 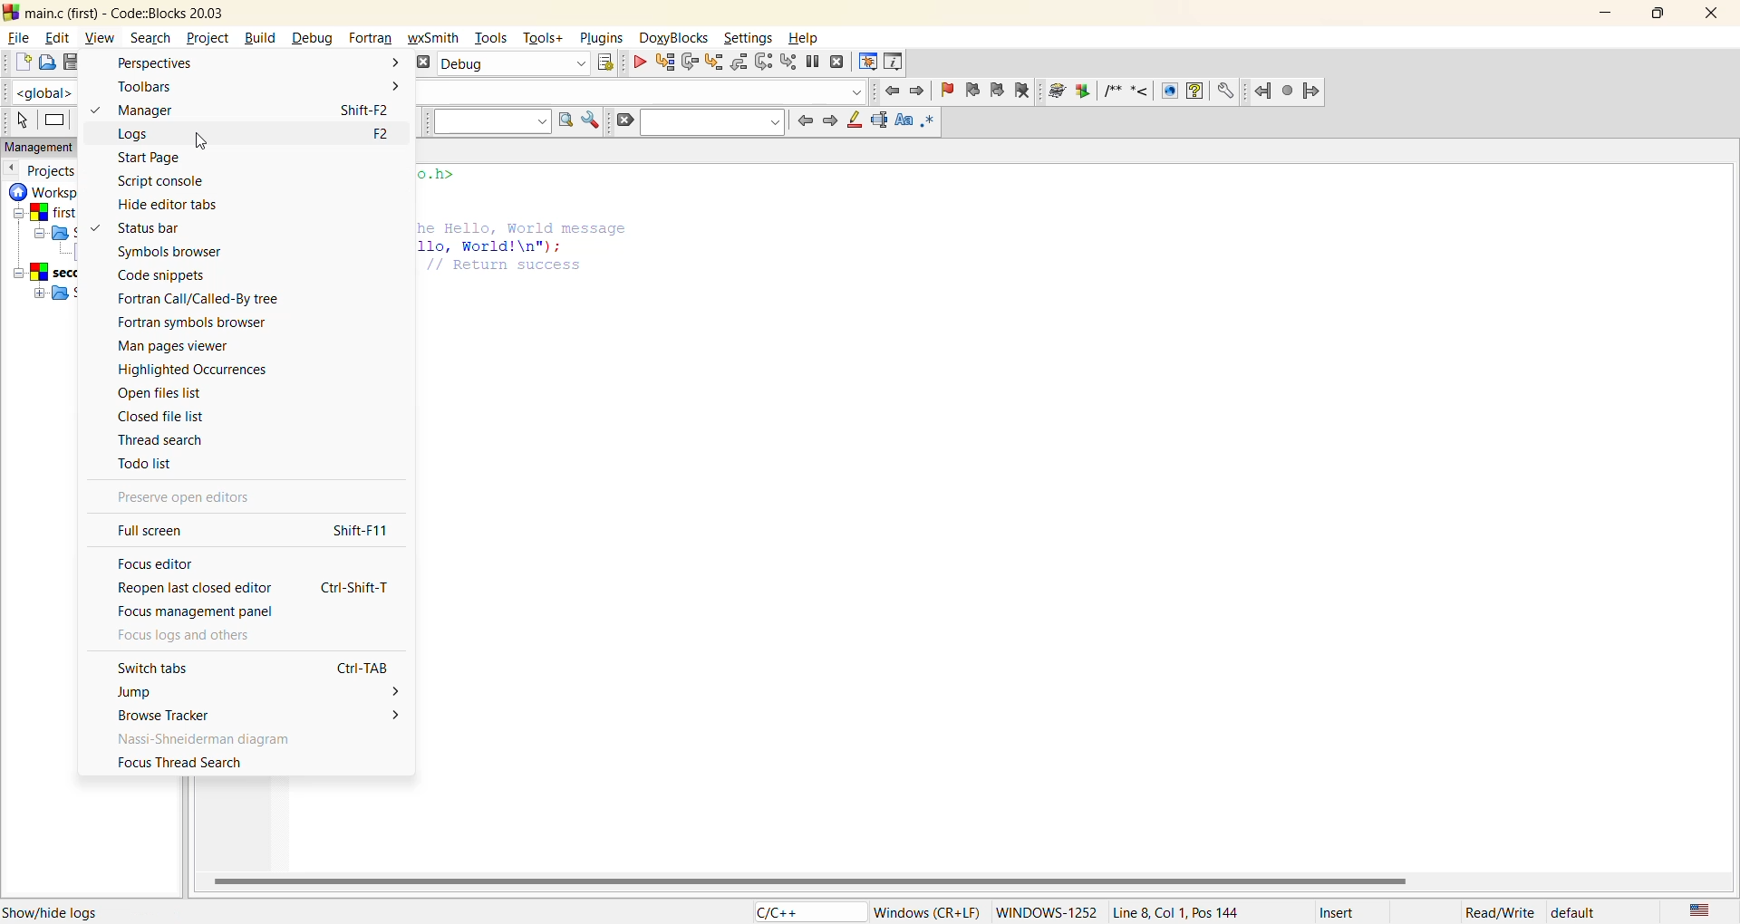 I want to click on doxyblocks, so click(x=673, y=38).